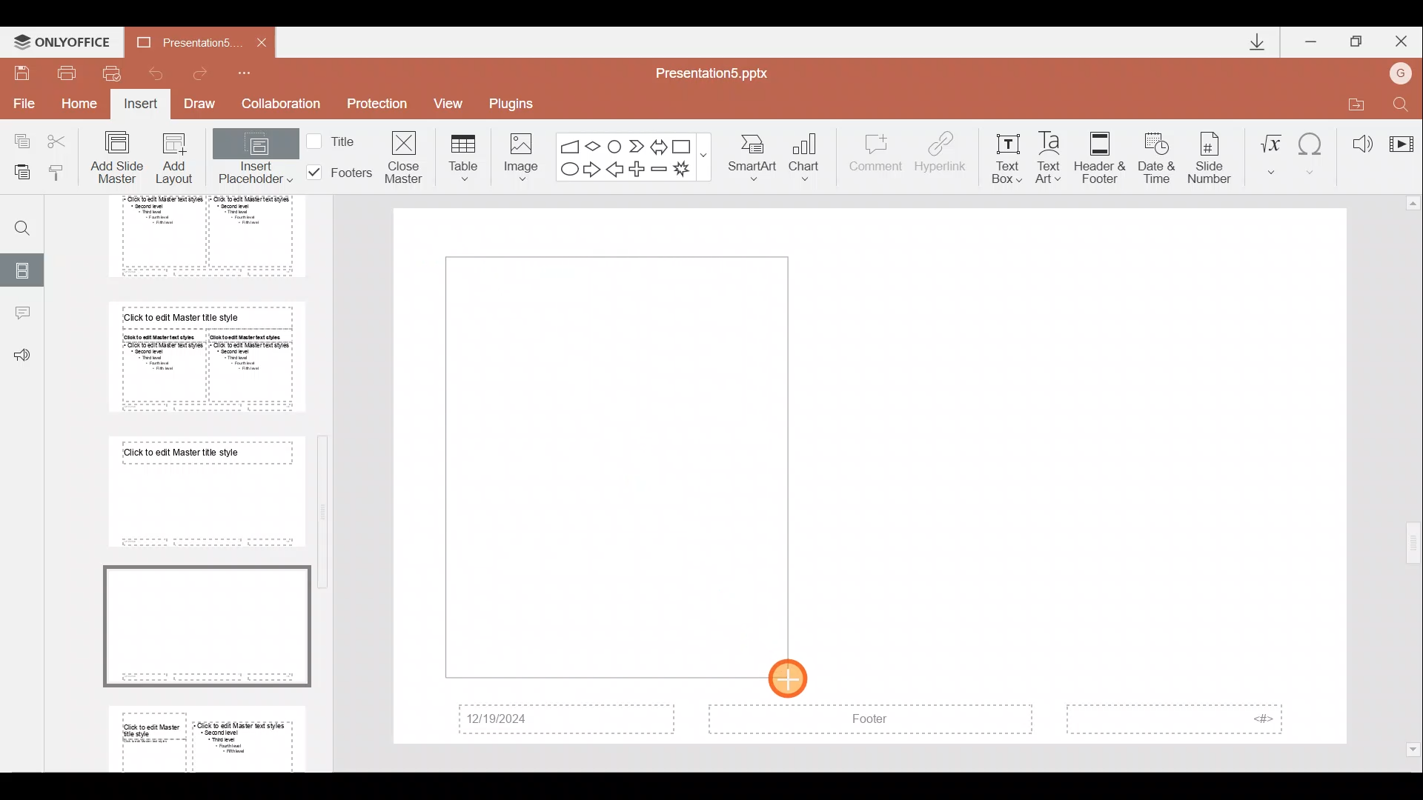 This screenshot has height=800, width=1423. I want to click on Cursor on placeholder, so click(793, 675).